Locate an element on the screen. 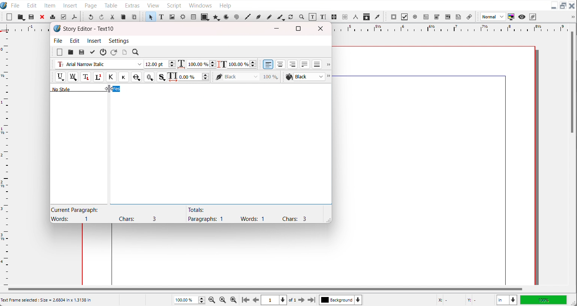 This screenshot has height=306, width=577. Settings is located at coordinates (119, 40).